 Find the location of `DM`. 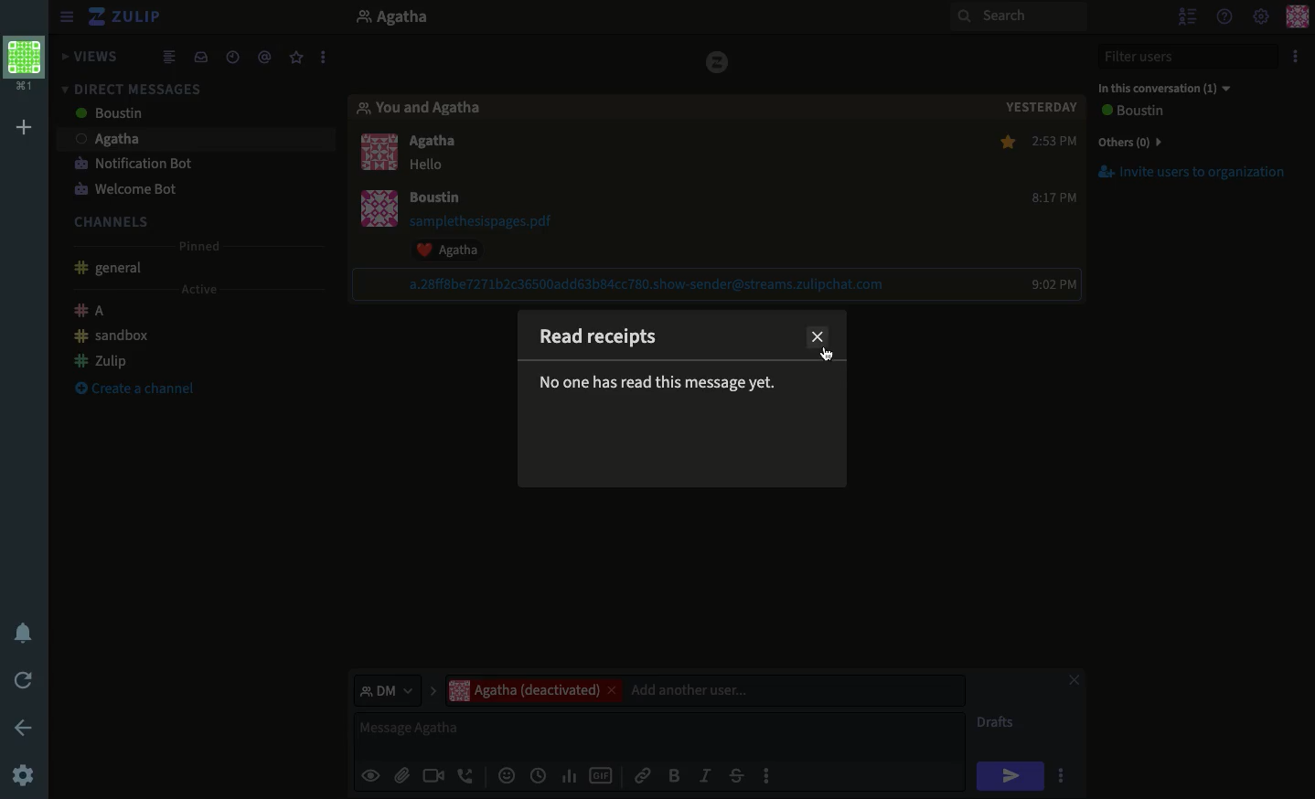

DM is located at coordinates (394, 689).